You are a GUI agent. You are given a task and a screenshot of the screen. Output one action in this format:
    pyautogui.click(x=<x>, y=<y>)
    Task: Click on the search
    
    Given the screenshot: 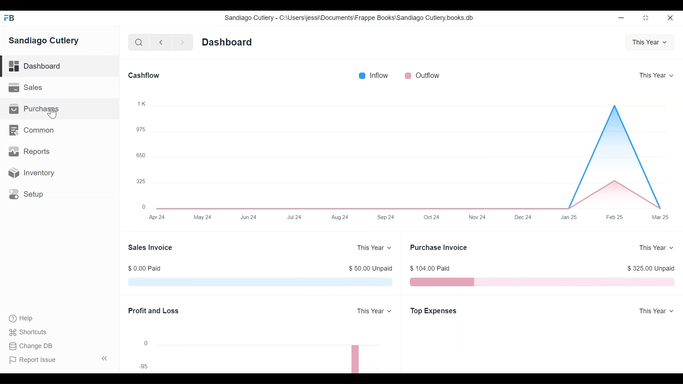 What is the action you would take?
    pyautogui.click(x=140, y=43)
    